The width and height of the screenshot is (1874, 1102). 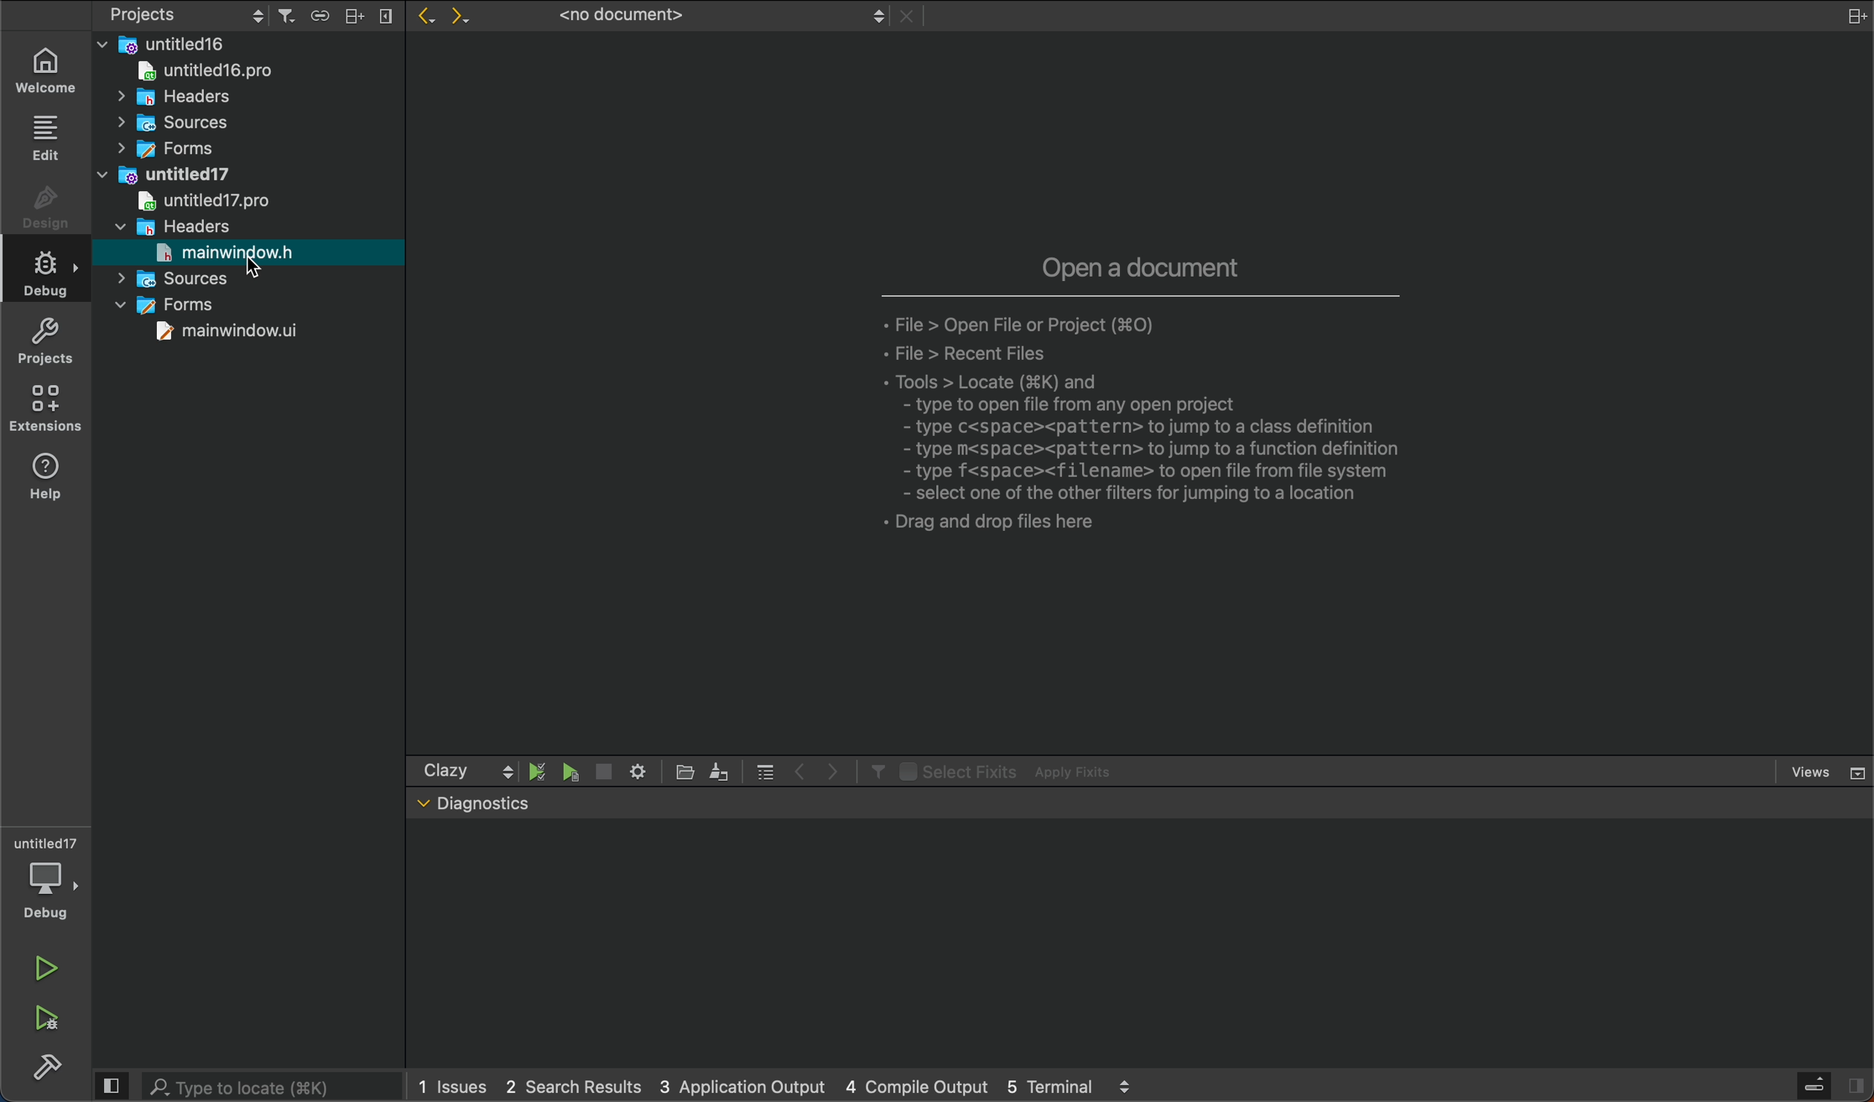 I want to click on Arrange, so click(x=350, y=15).